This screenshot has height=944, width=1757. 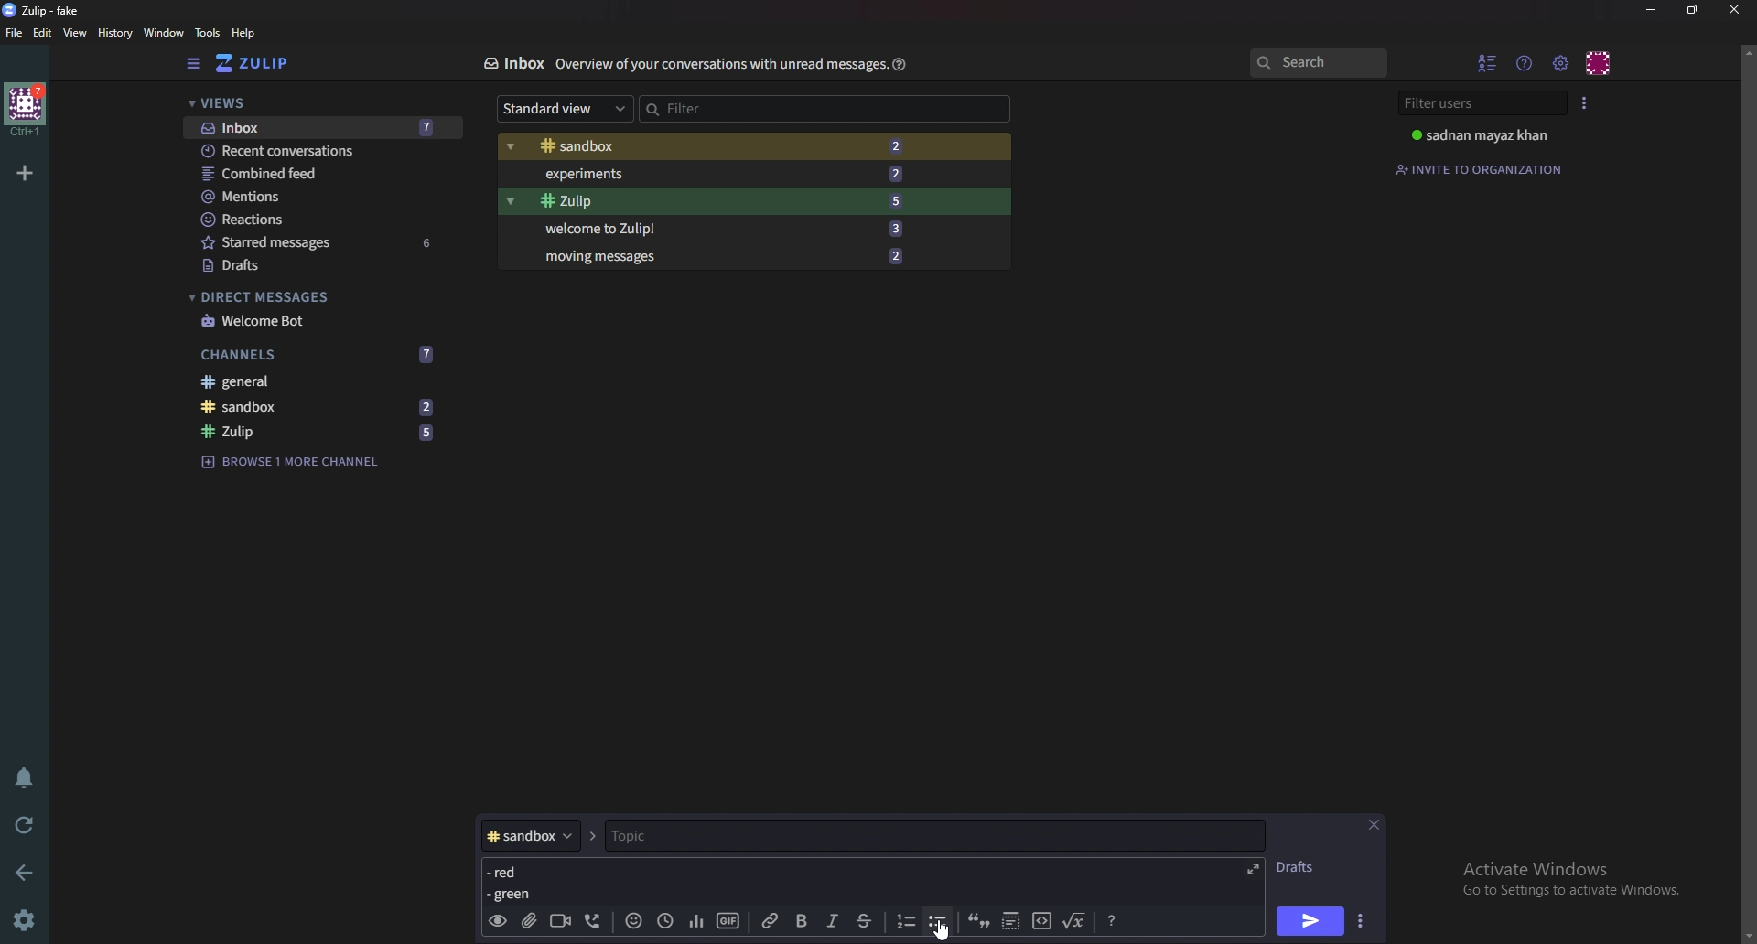 What do you see at coordinates (717, 108) in the screenshot?
I see `Filter` at bounding box center [717, 108].